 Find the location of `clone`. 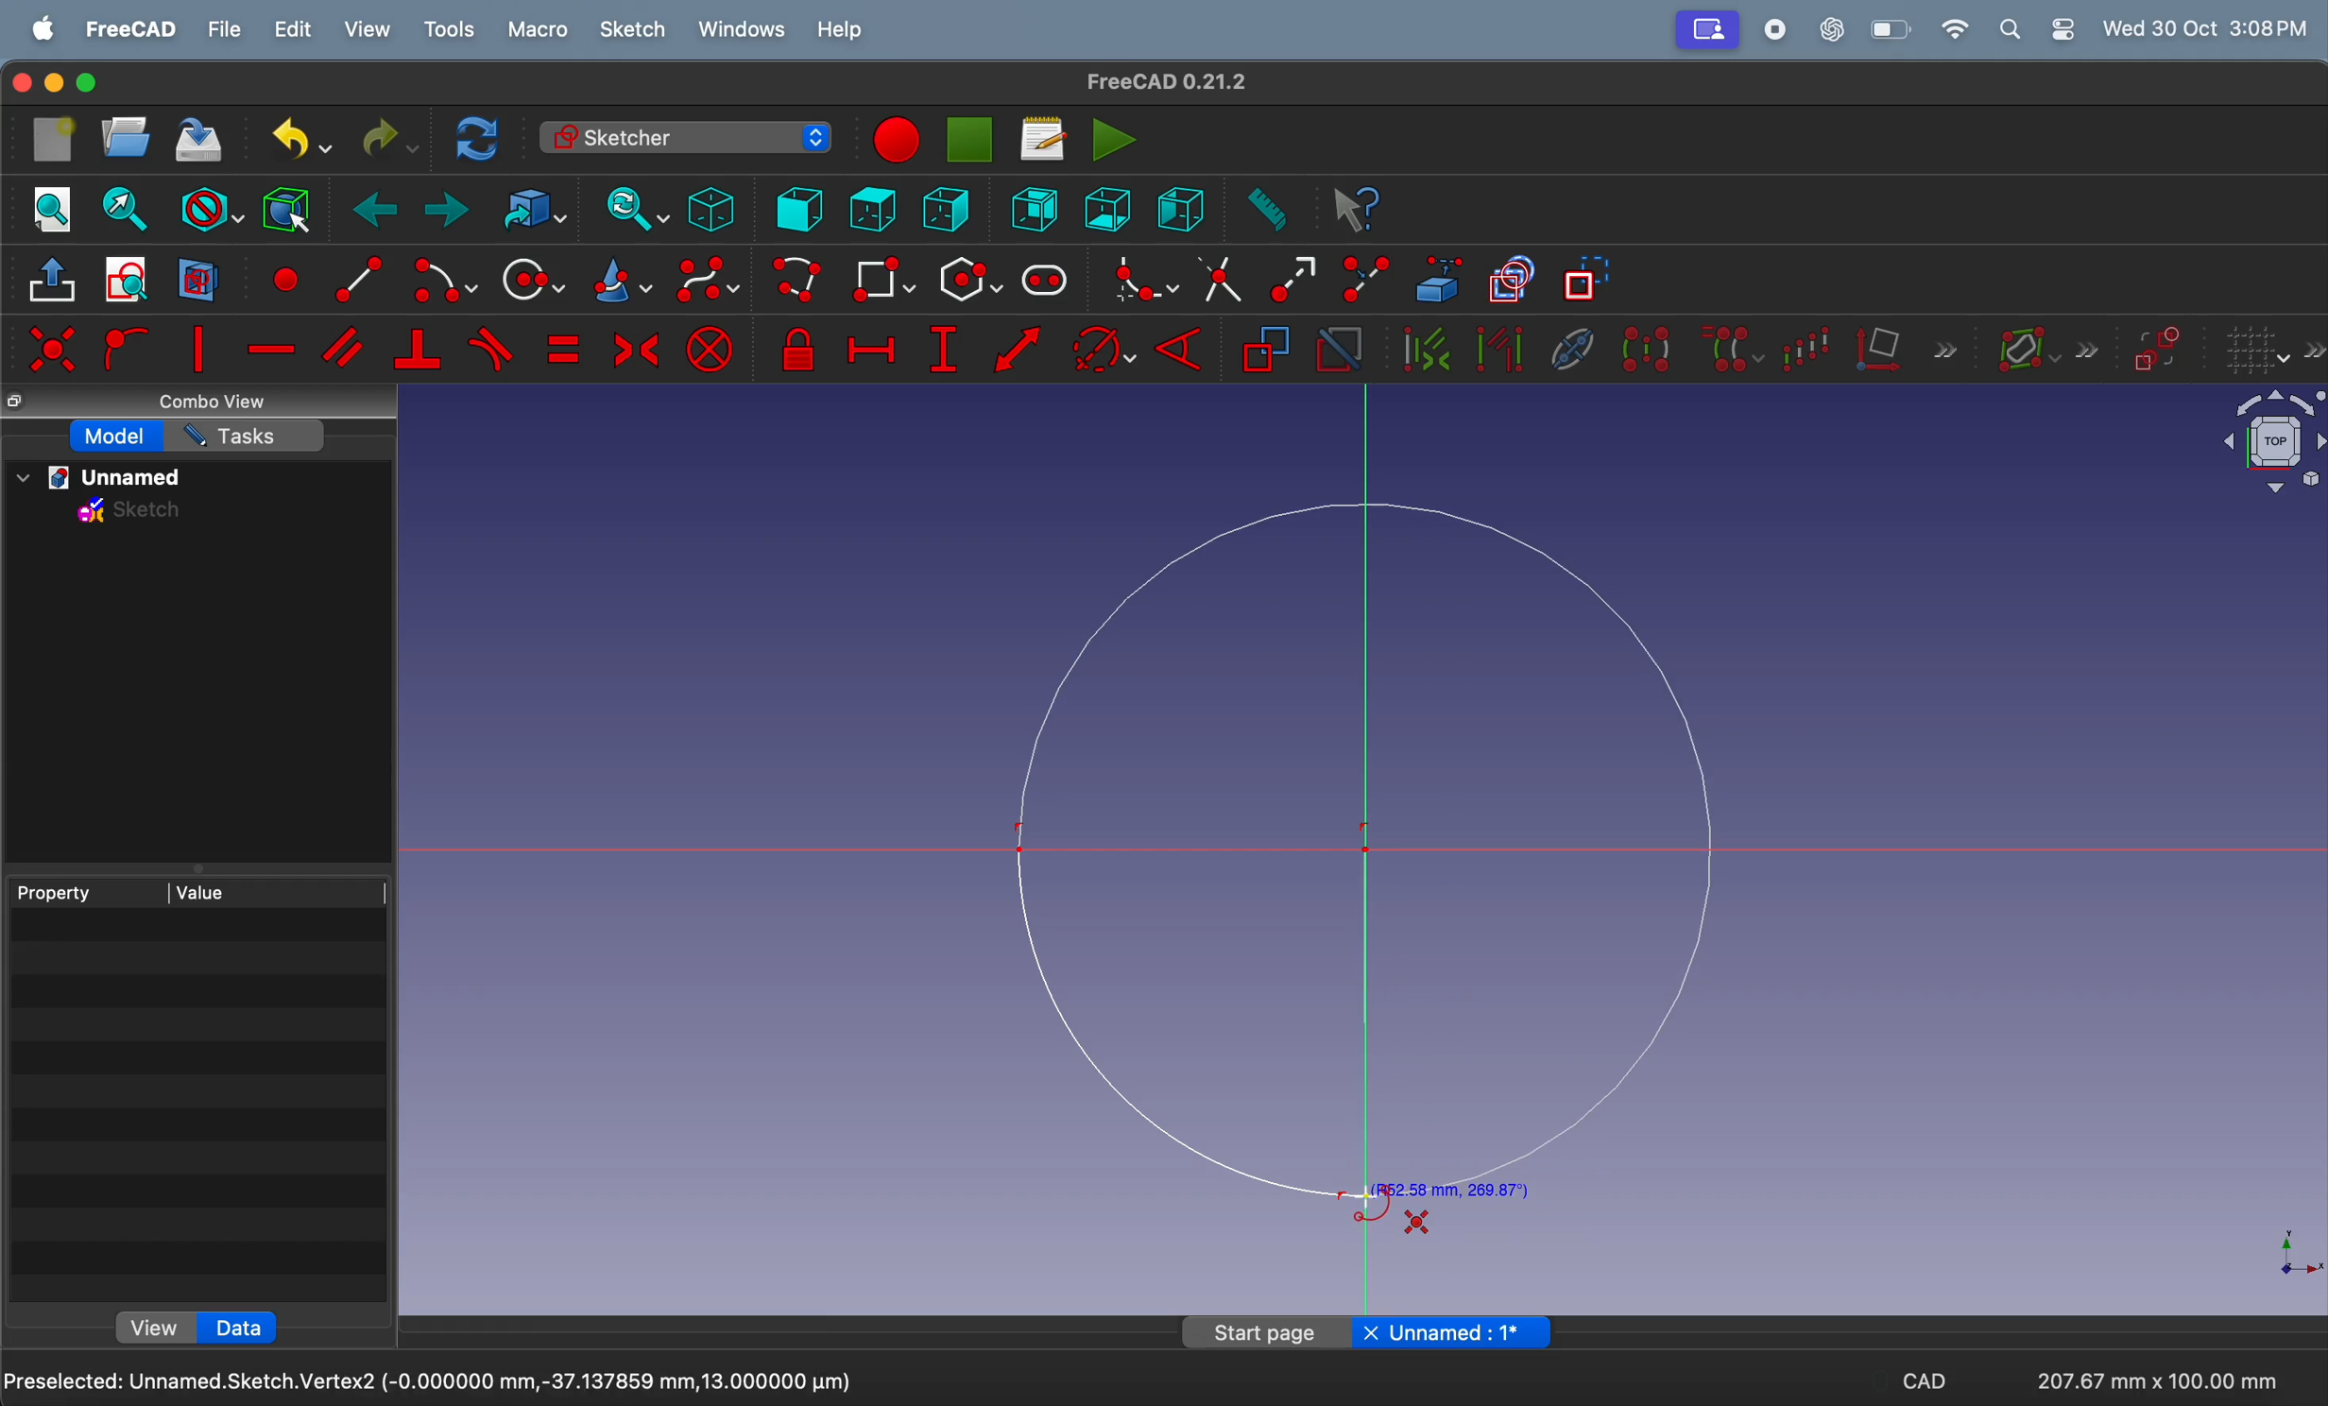

clone is located at coordinates (1731, 348).